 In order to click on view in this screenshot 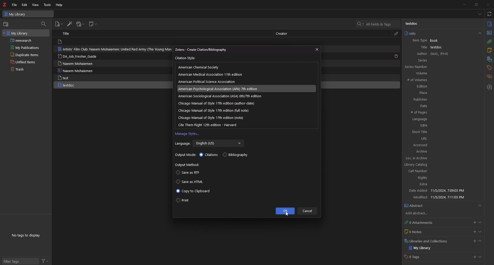, I will do `click(36, 5)`.